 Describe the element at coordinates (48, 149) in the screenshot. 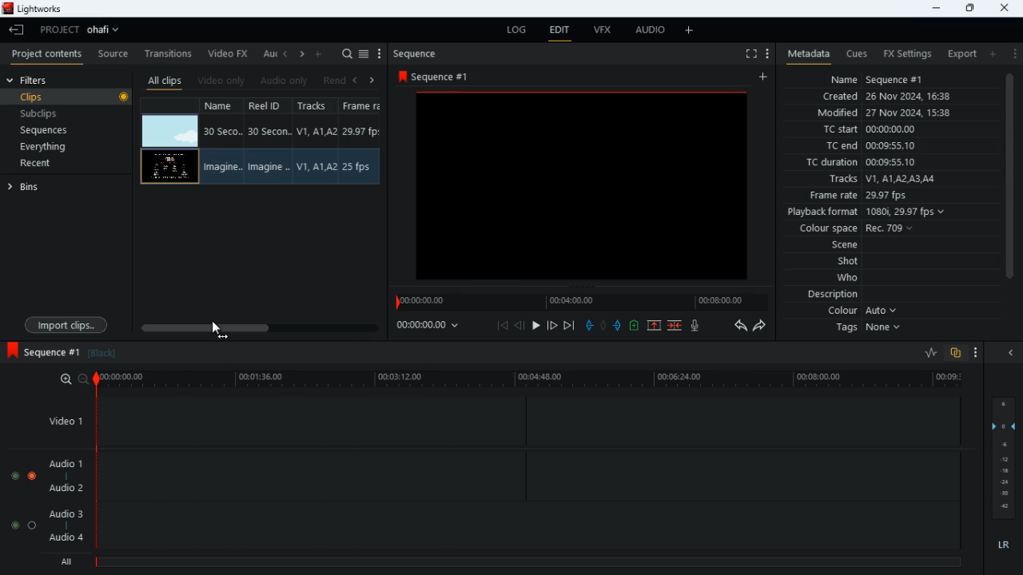

I see `everything` at that location.